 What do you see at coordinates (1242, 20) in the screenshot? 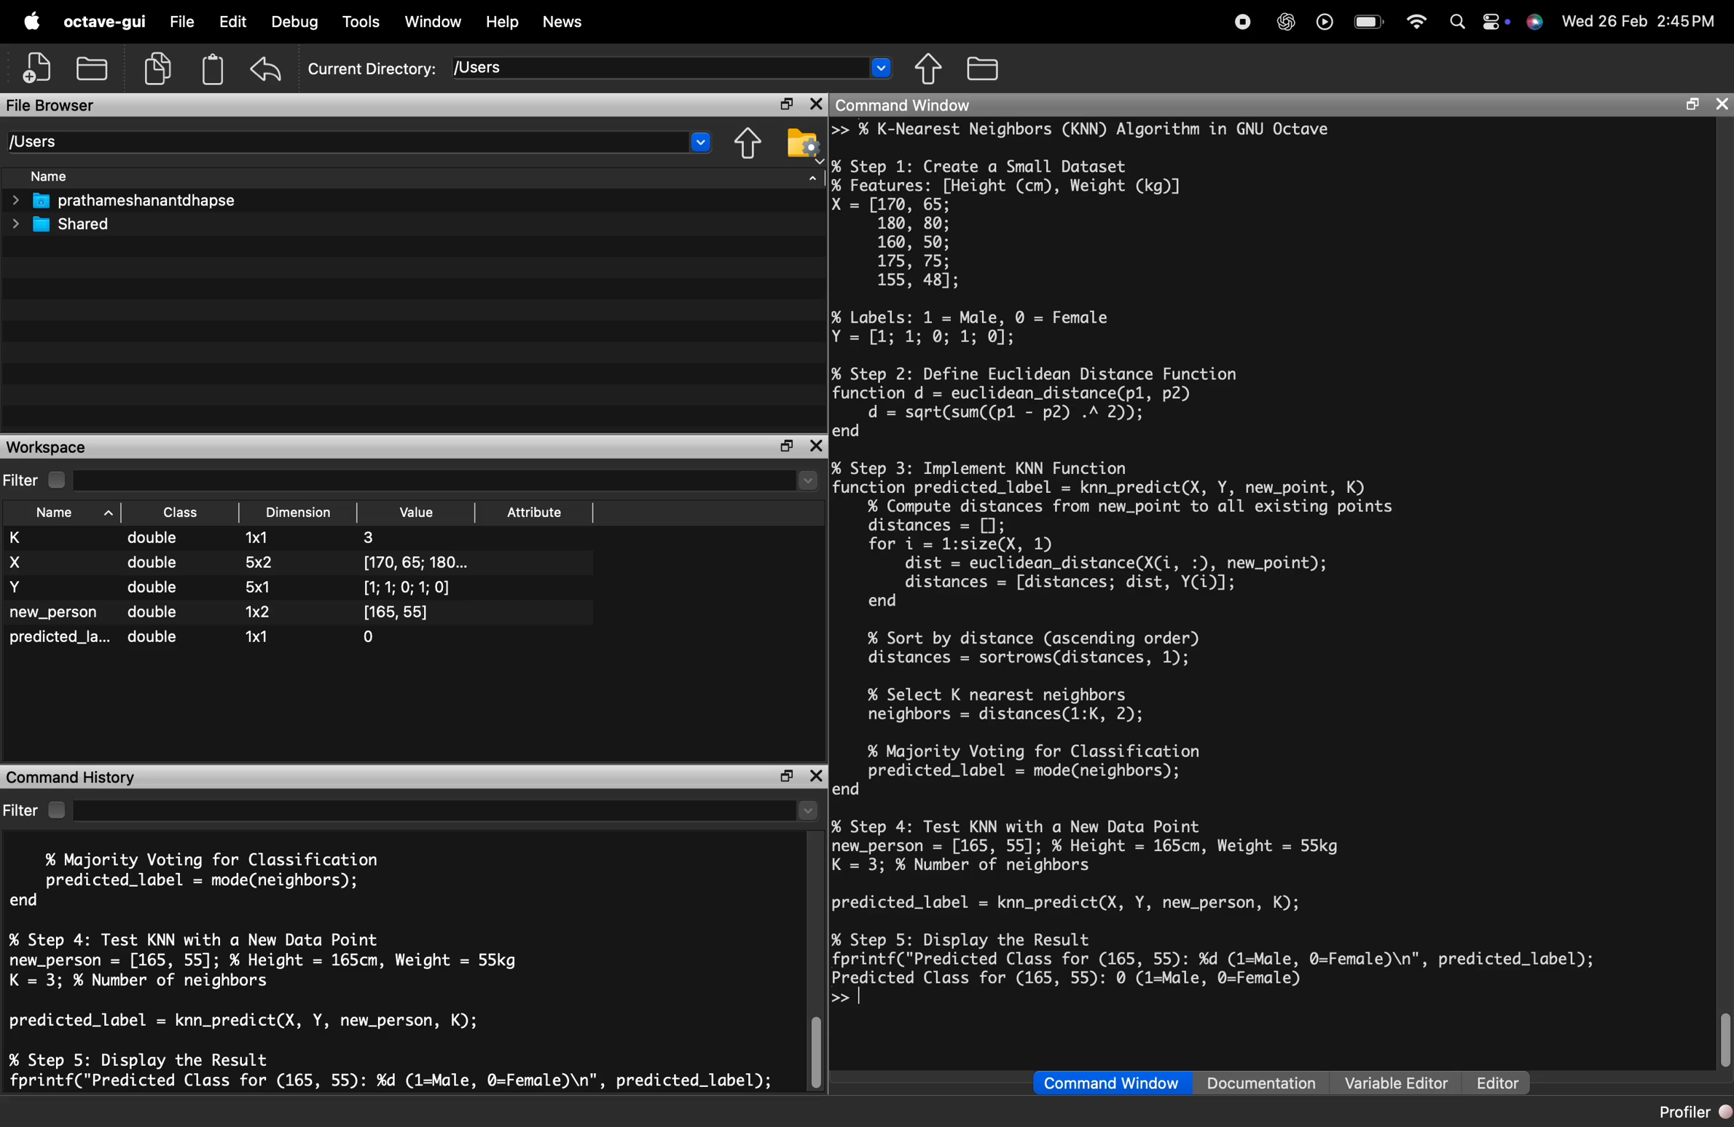
I see `stop` at bounding box center [1242, 20].